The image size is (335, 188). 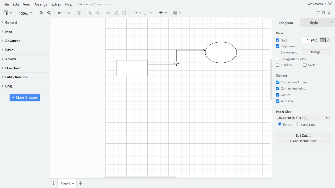 I want to click on Change background, so click(x=317, y=52).